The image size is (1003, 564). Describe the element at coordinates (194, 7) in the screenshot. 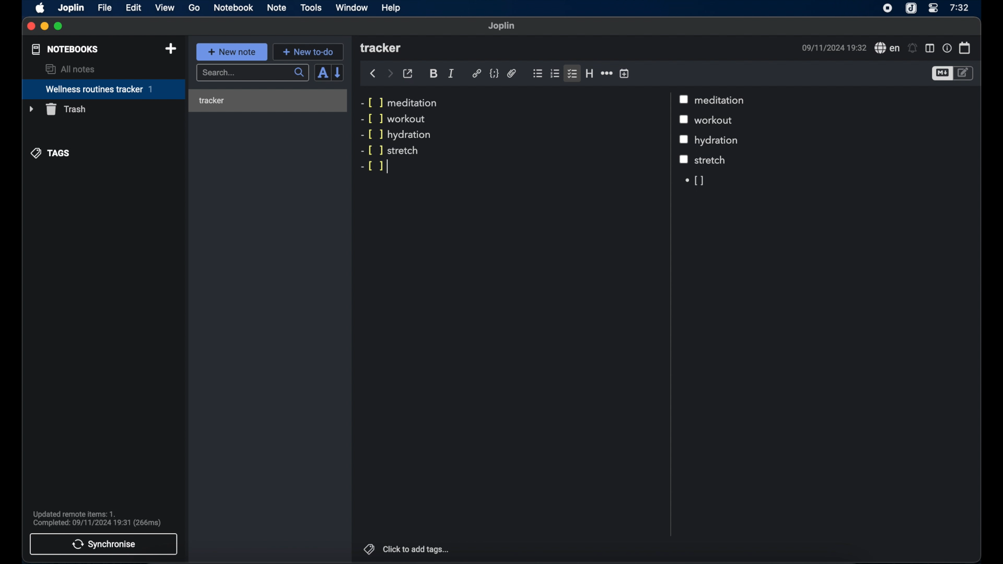

I see `go` at that location.